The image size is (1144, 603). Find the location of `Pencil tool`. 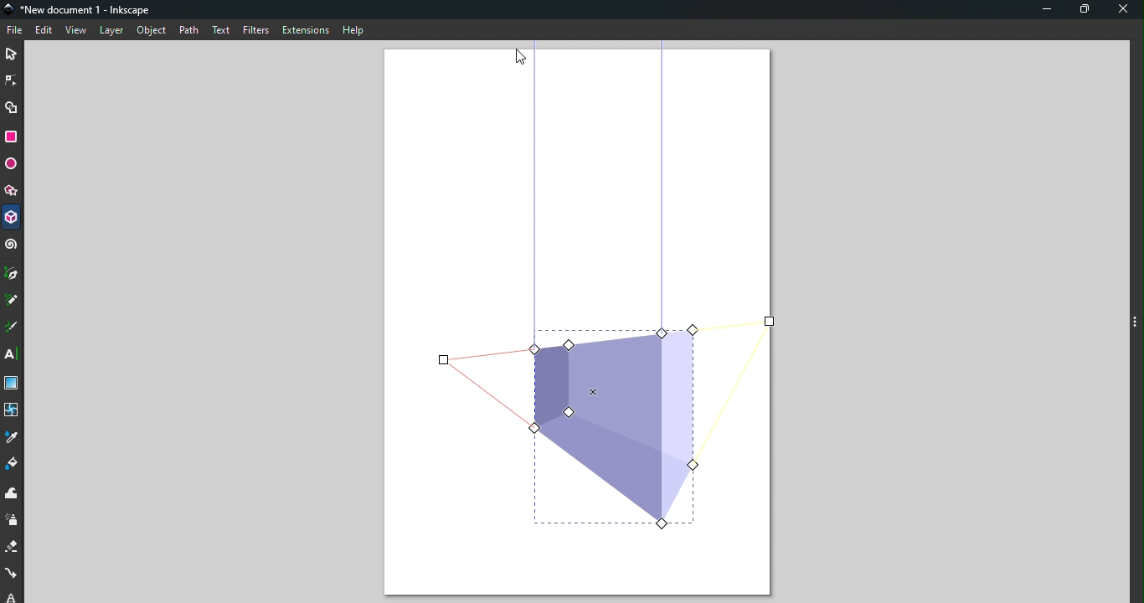

Pencil tool is located at coordinates (13, 300).